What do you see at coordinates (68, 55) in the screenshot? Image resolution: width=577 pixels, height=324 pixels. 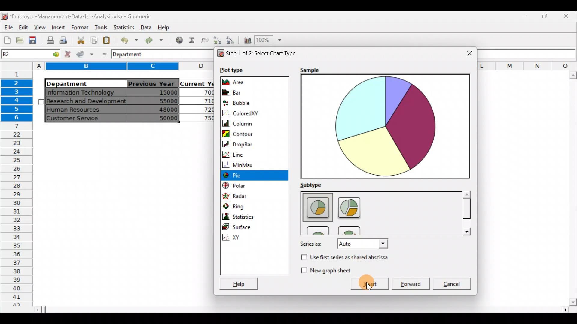 I see `Cancel change` at bounding box center [68, 55].